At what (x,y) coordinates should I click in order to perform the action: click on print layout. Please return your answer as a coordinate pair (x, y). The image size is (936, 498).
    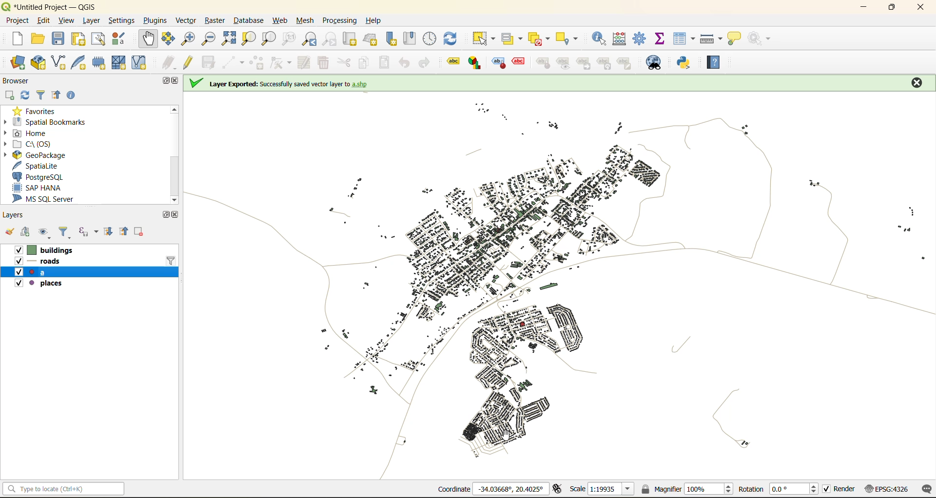
    Looking at the image, I should click on (81, 39).